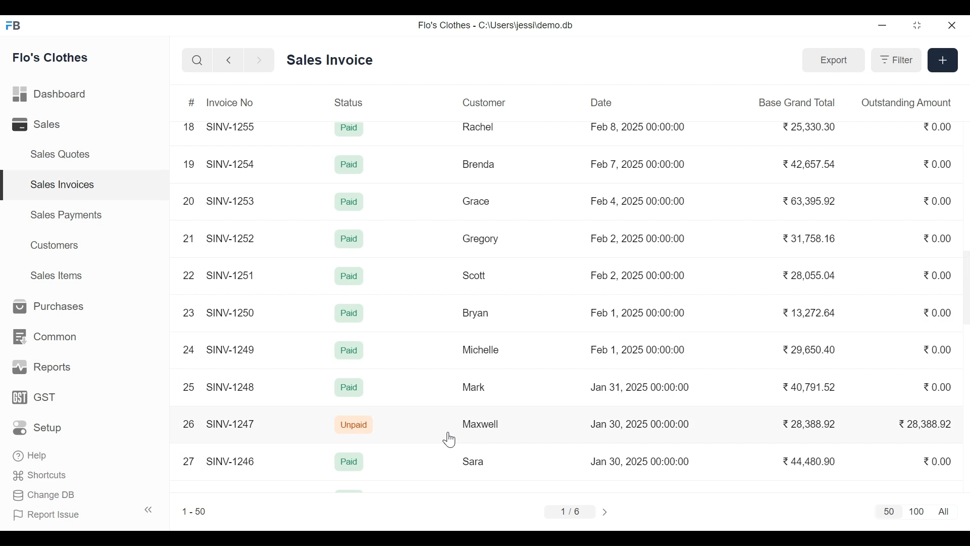 This screenshot has height=546, width=970. What do you see at coordinates (809, 312) in the screenshot?
I see `13,272.64` at bounding box center [809, 312].